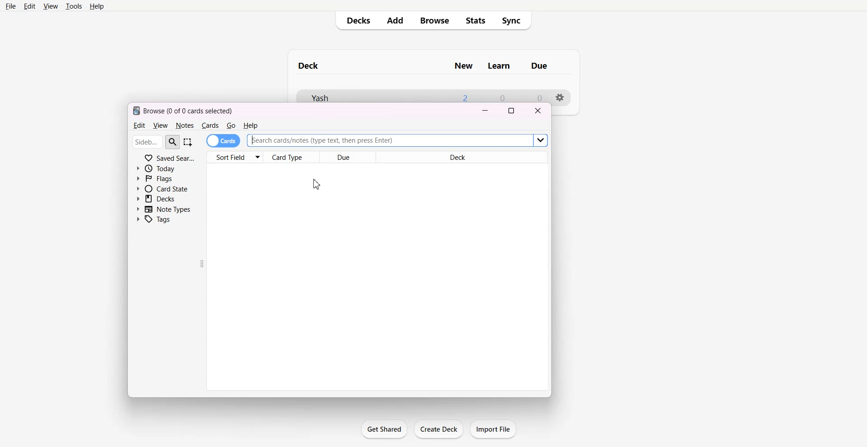 This screenshot has width=867, height=447. Describe the element at coordinates (335, 95) in the screenshot. I see `yash` at that location.